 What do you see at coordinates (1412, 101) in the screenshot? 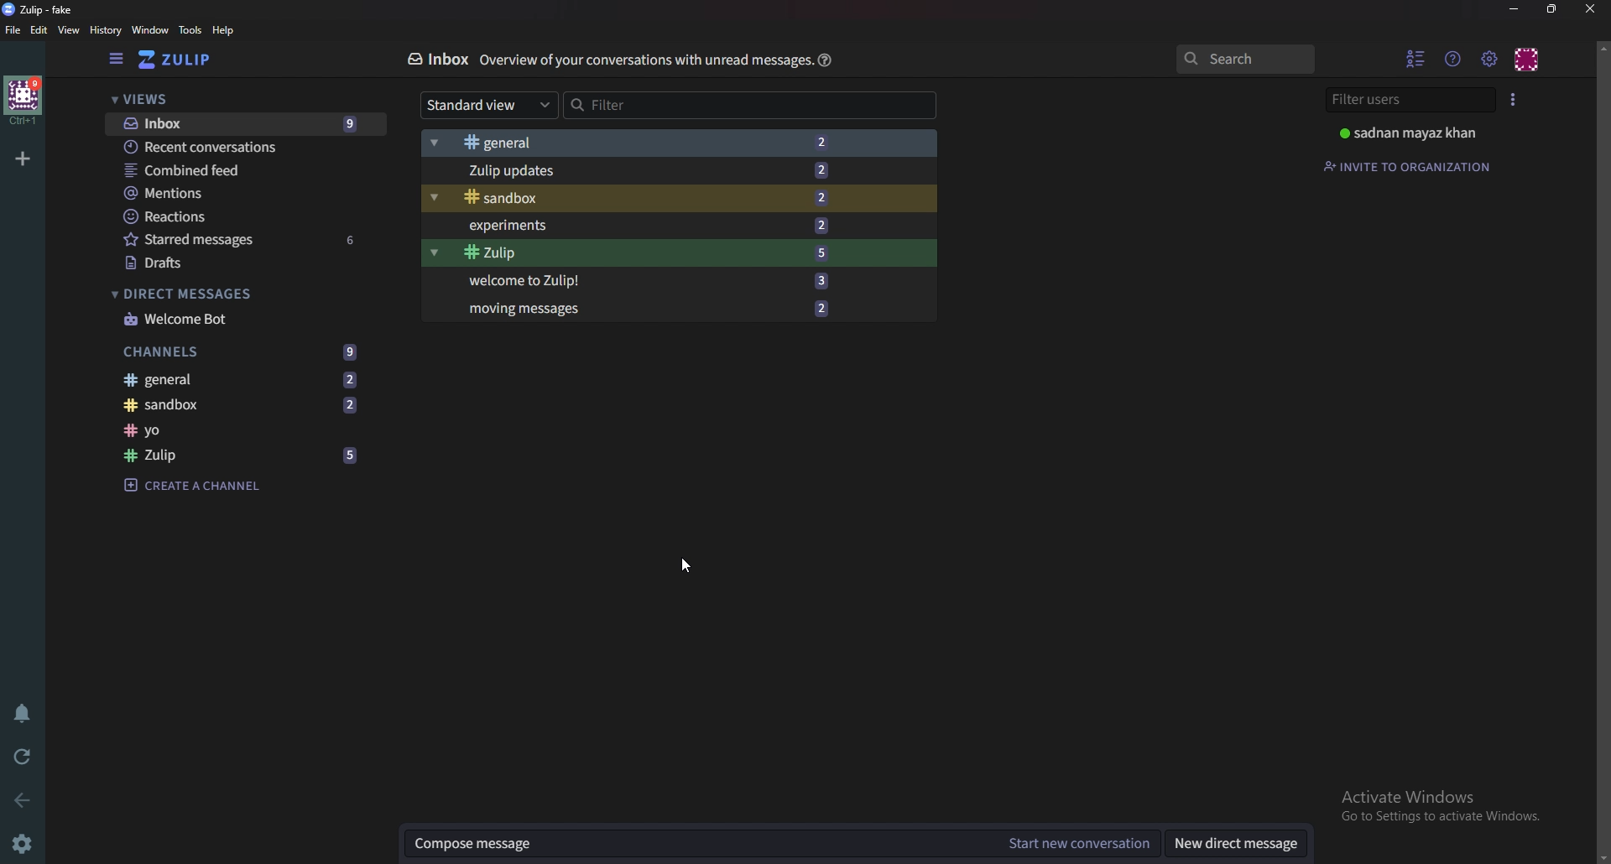
I see `Filter users` at bounding box center [1412, 101].